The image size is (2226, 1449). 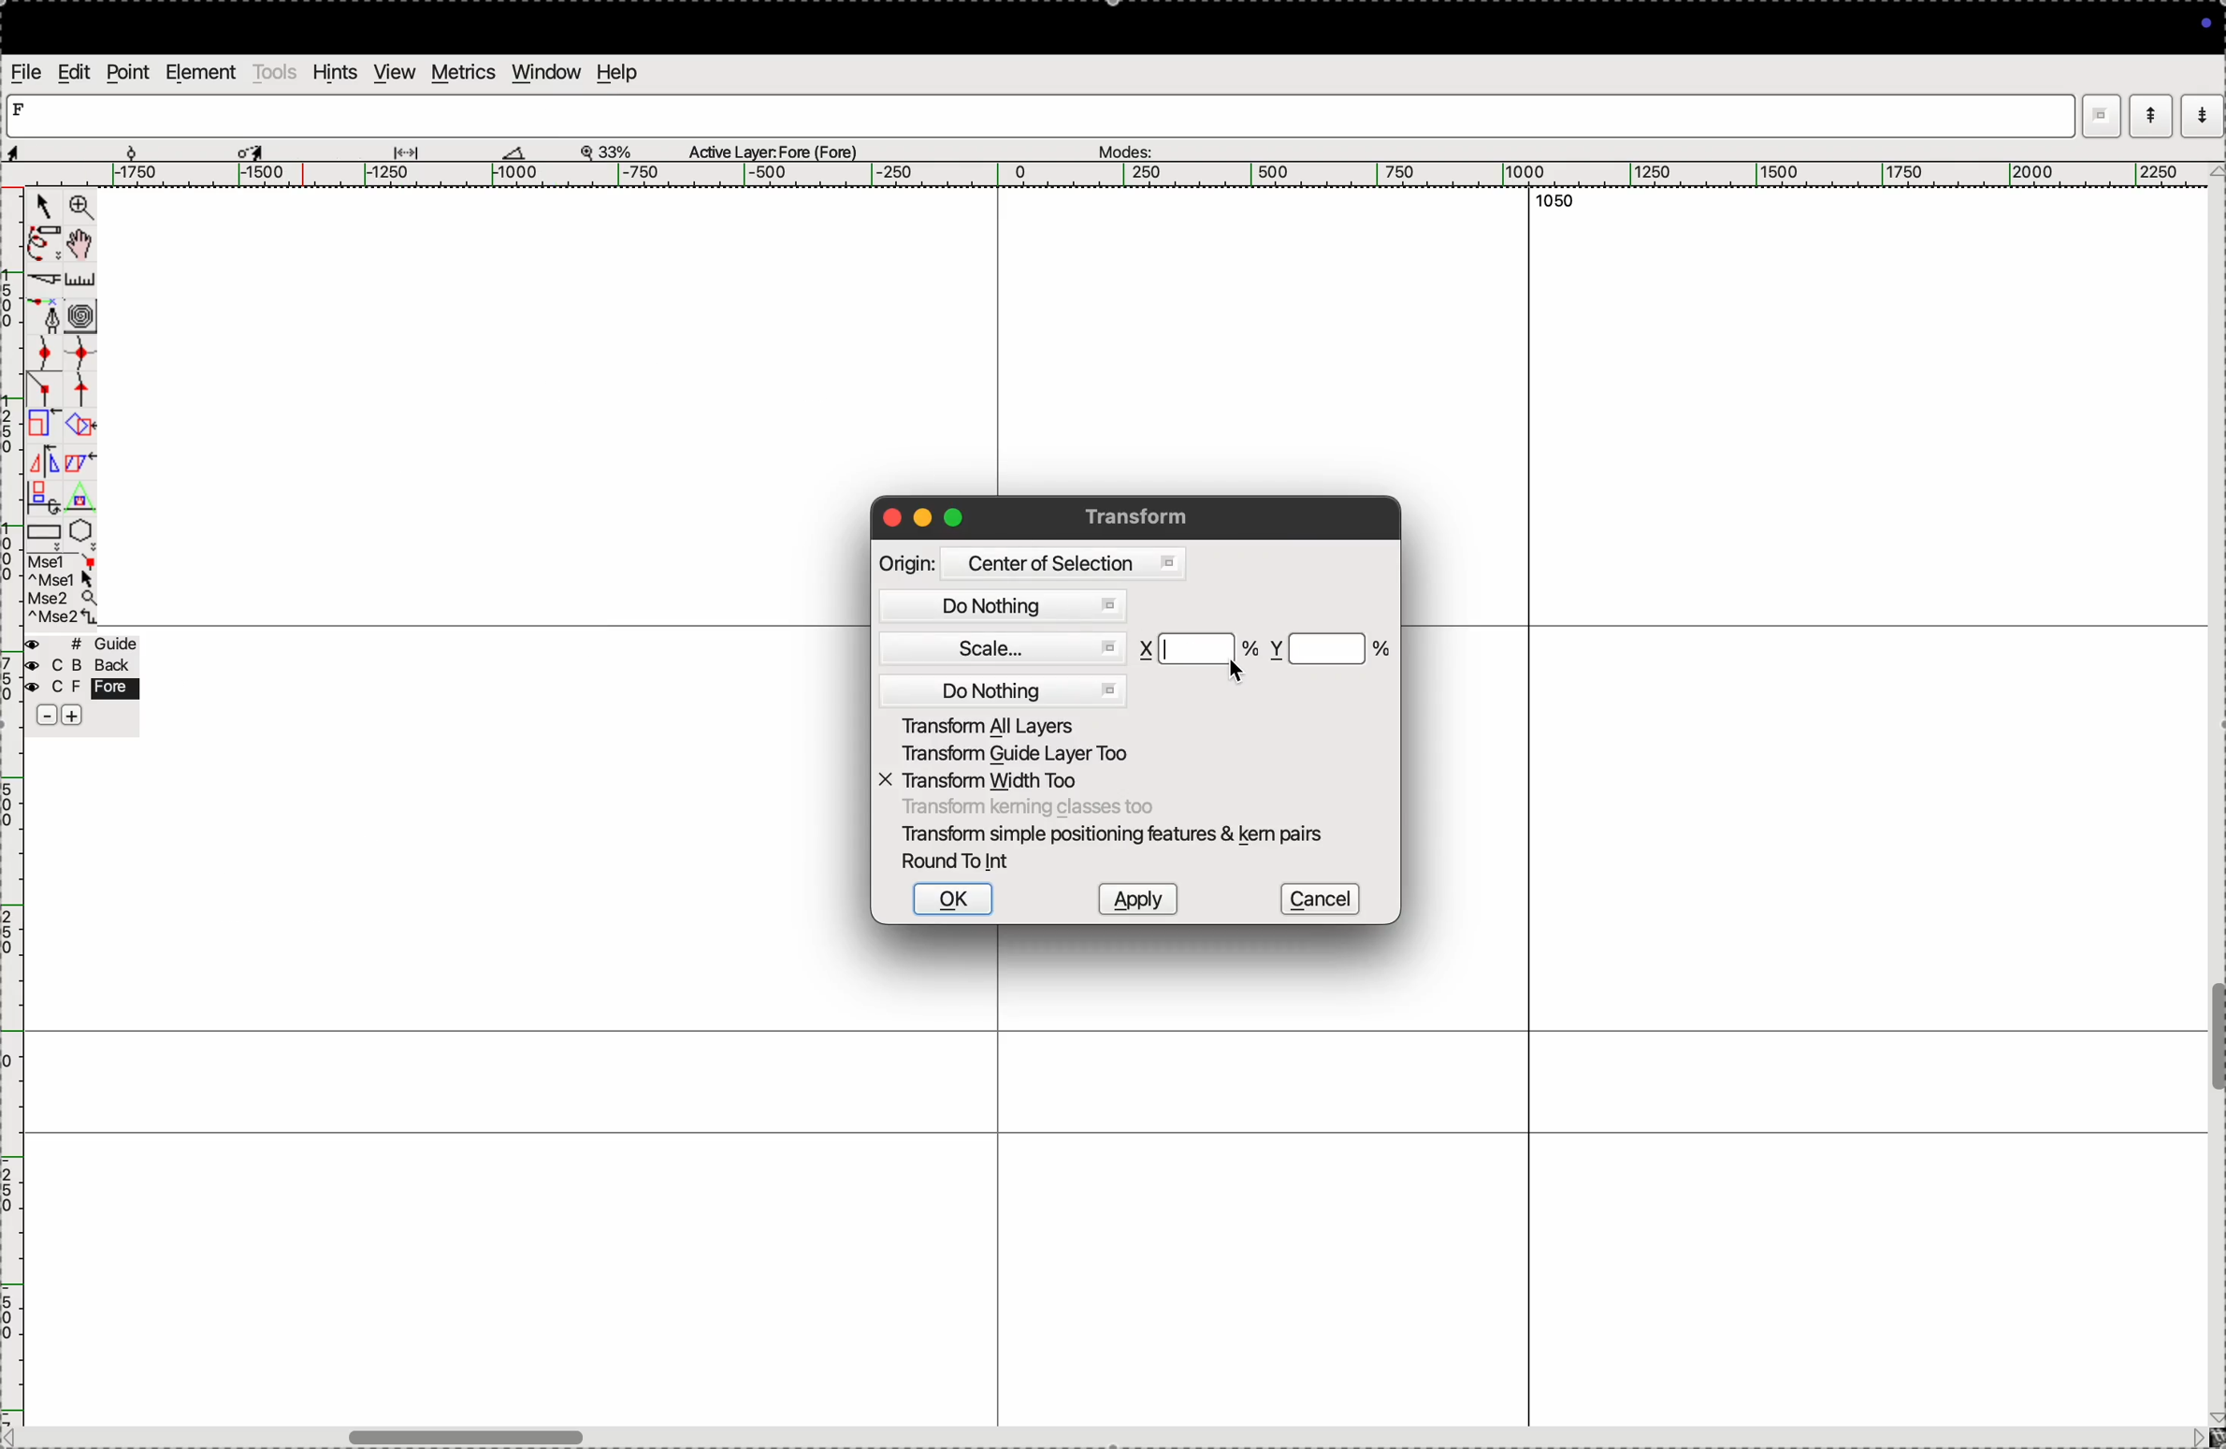 I want to click on round to int, so click(x=961, y=862).